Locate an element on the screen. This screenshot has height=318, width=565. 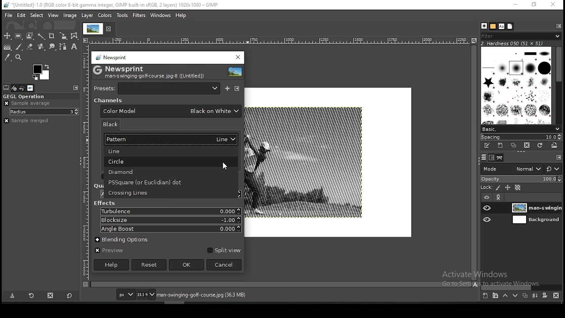
layer on/off is located at coordinates (487, 197).